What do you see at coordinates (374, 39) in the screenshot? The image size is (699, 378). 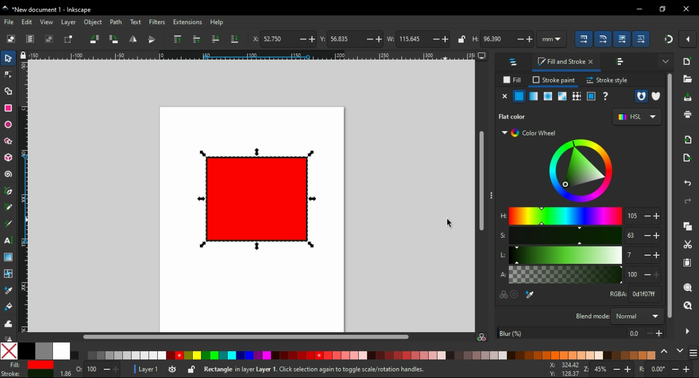 I see `increase/decrease` at bounding box center [374, 39].